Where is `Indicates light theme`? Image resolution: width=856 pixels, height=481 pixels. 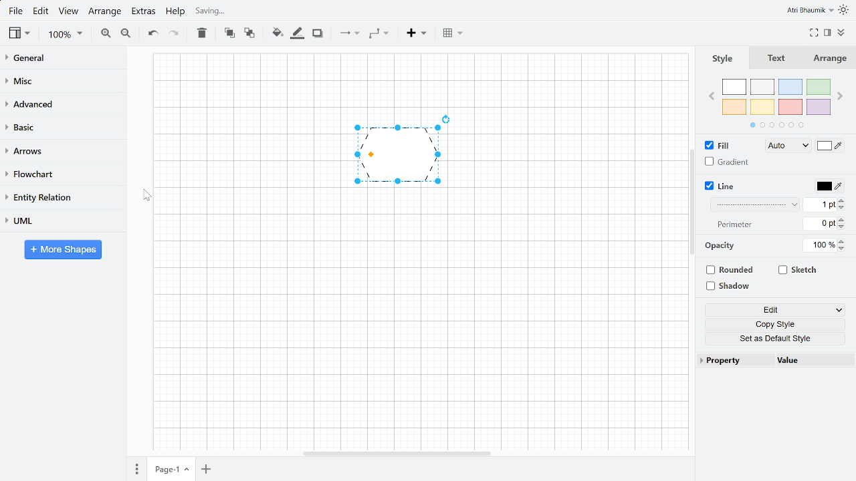
Indicates light theme is located at coordinates (845, 11).